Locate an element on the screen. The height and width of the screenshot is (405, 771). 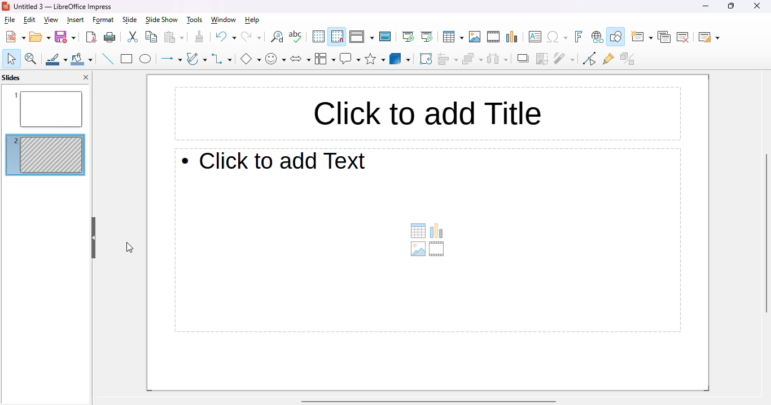
start from current slide is located at coordinates (427, 37).